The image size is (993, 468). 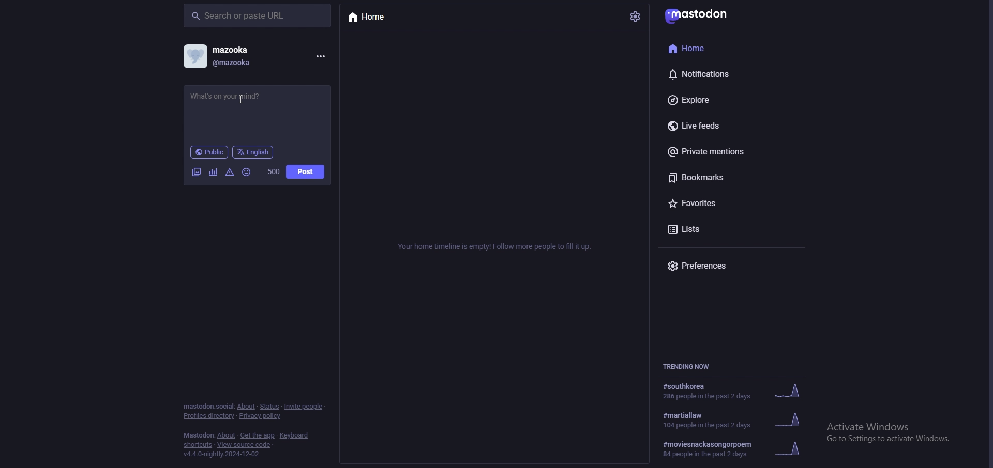 I want to click on preference, so click(x=705, y=266).